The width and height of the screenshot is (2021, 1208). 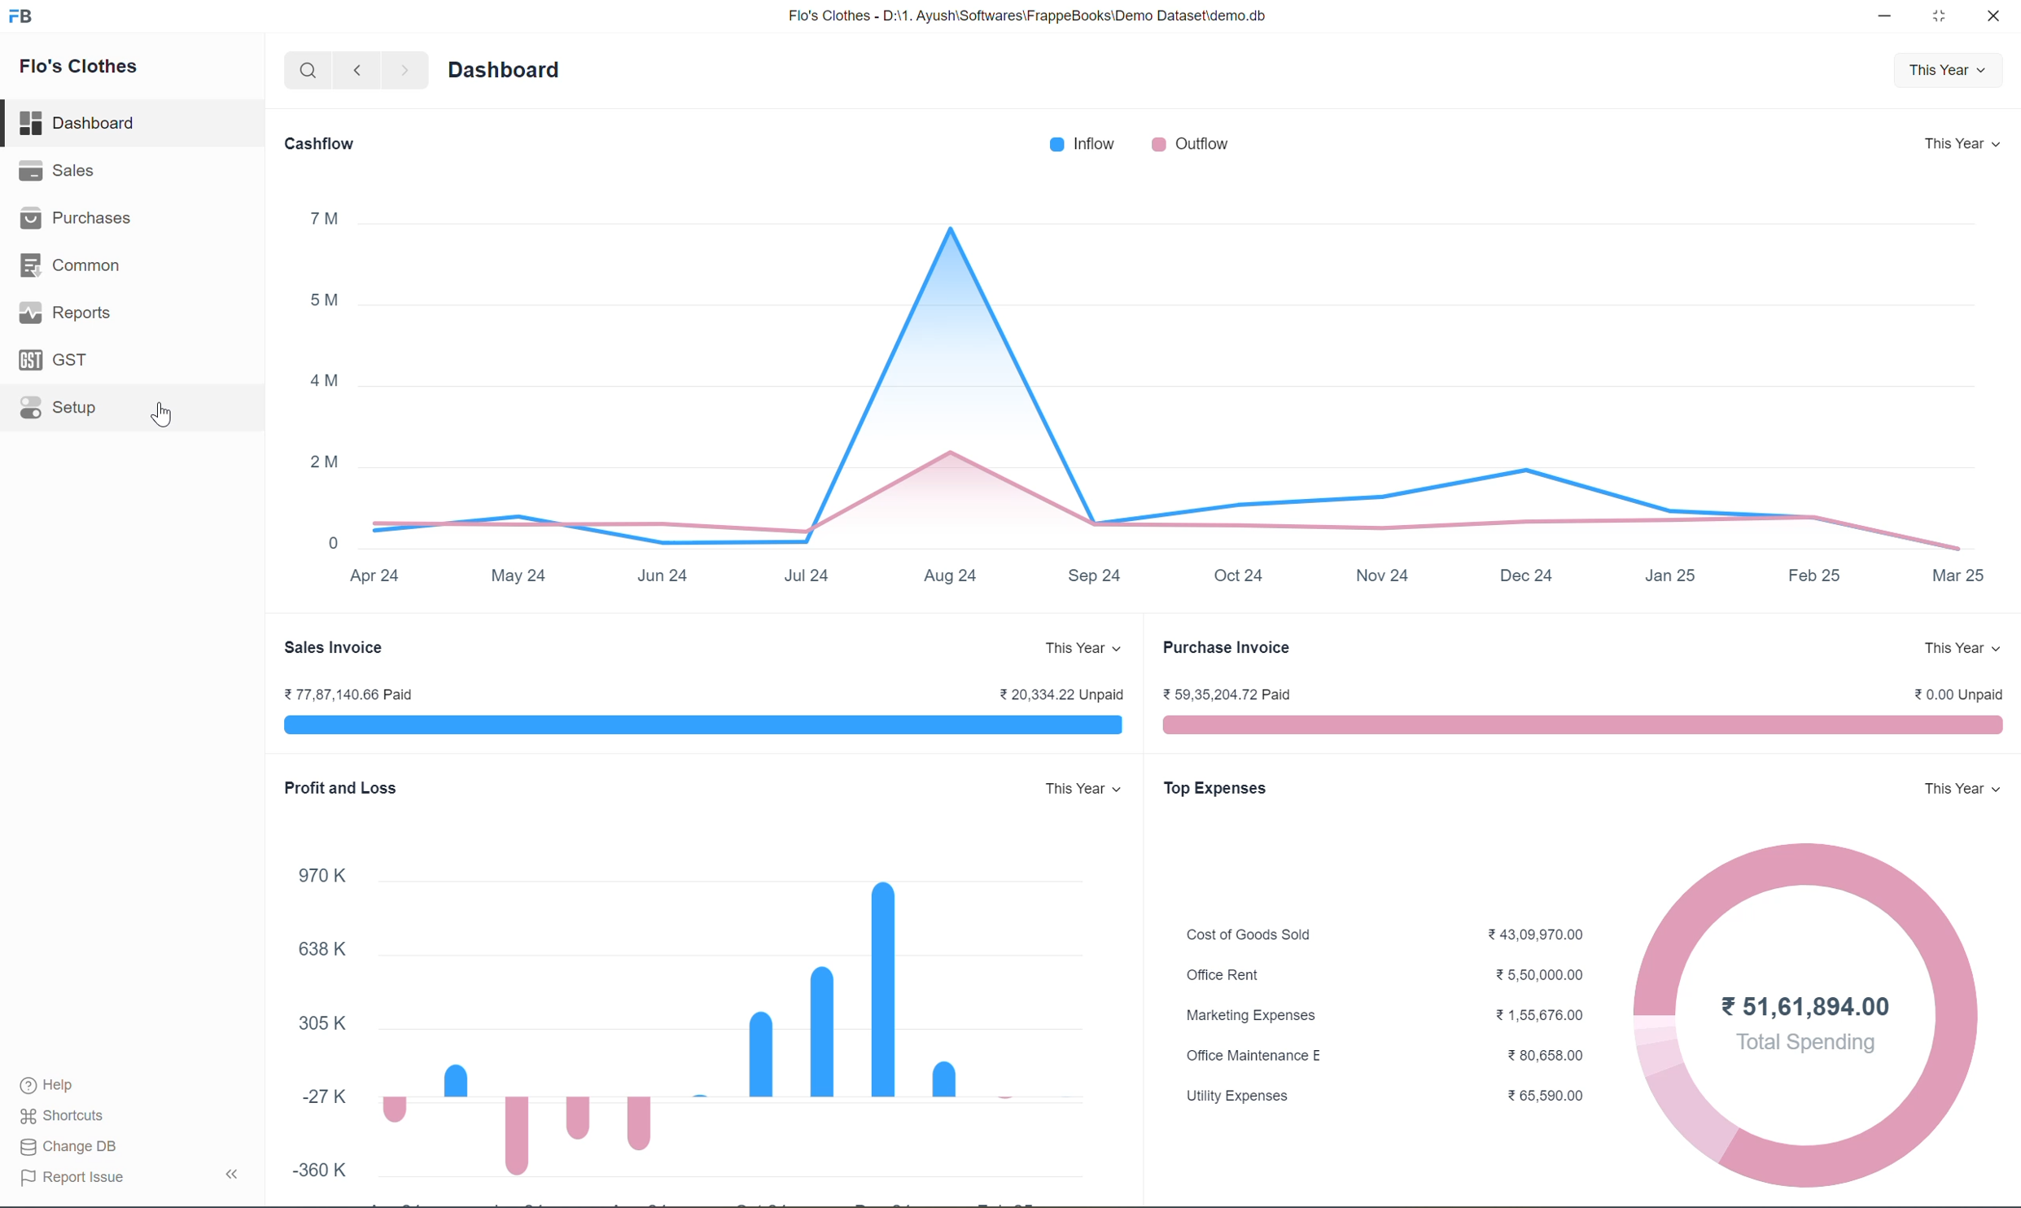 What do you see at coordinates (70, 1176) in the screenshot?
I see `Report Issue` at bounding box center [70, 1176].